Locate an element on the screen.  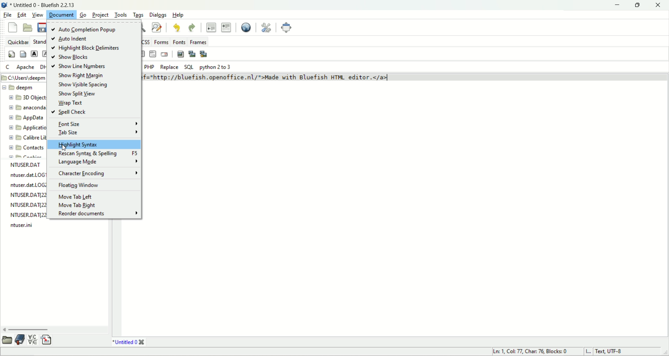
spell check is located at coordinates (69, 112).